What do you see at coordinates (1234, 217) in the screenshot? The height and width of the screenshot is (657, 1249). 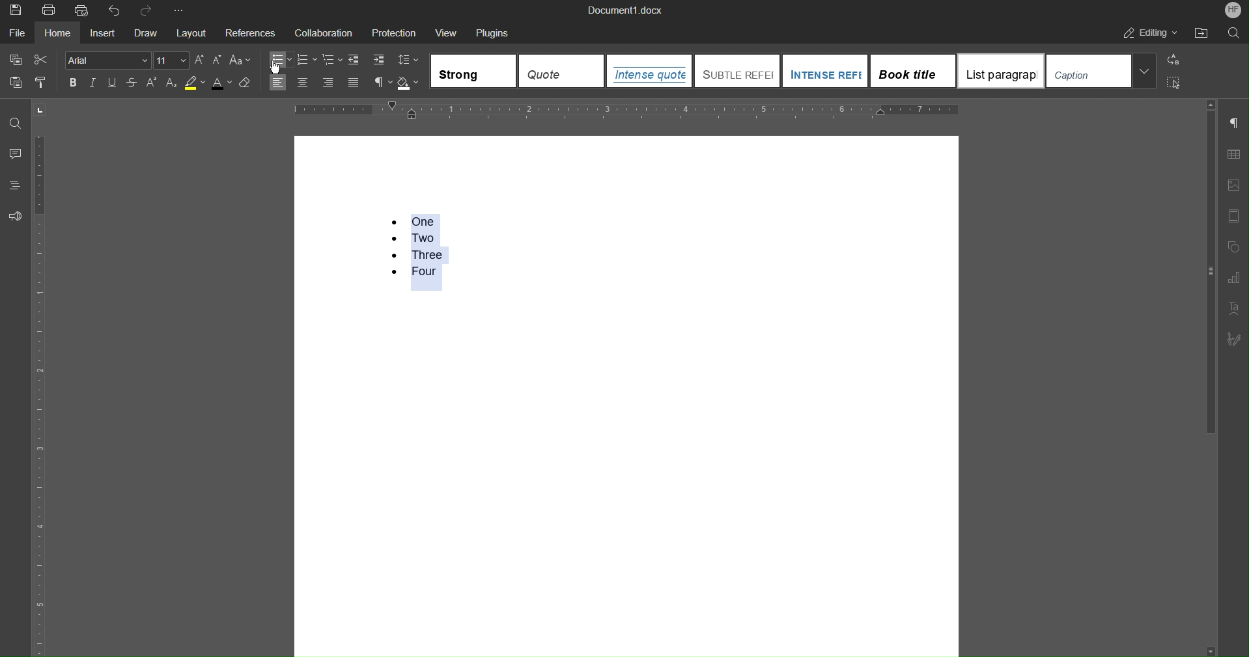 I see `Header/Footer` at bounding box center [1234, 217].